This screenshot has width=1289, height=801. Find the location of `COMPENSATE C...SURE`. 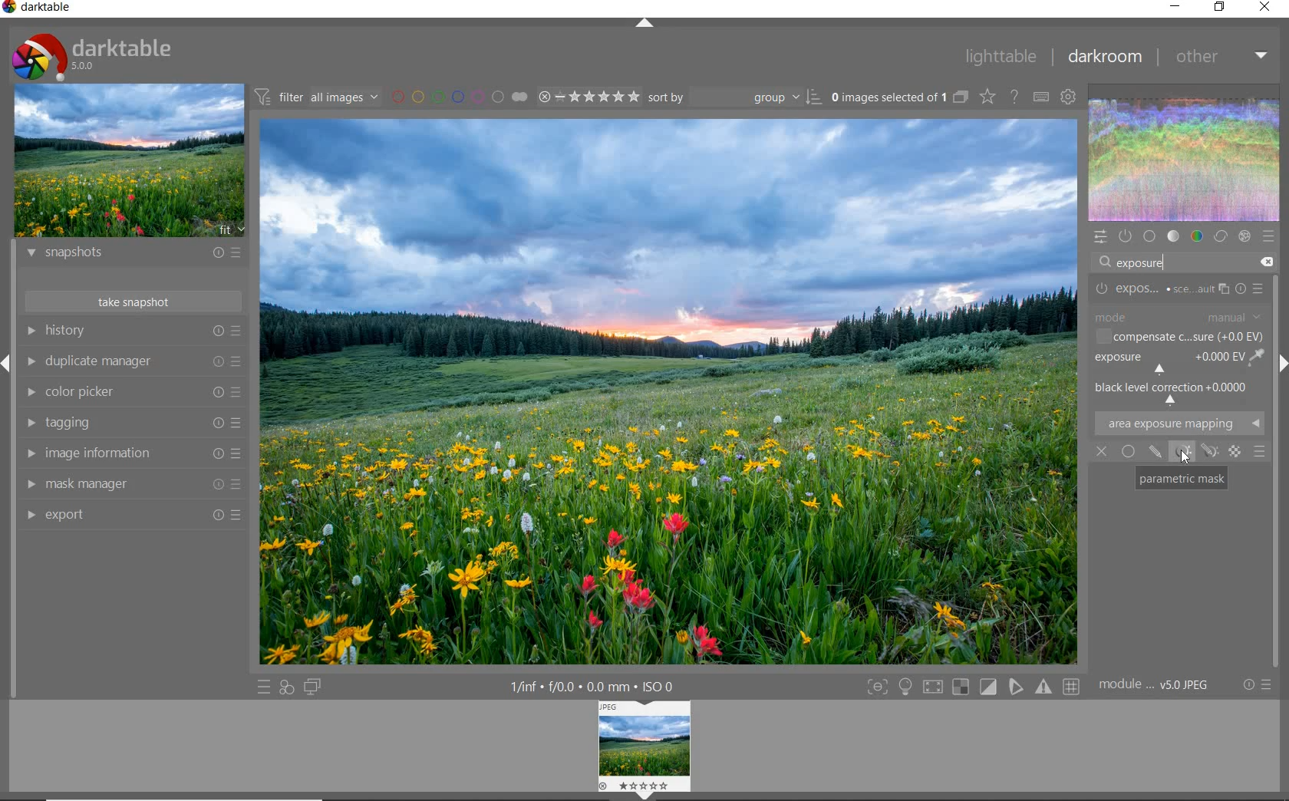

COMPENSATE C...SURE is located at coordinates (1176, 337).